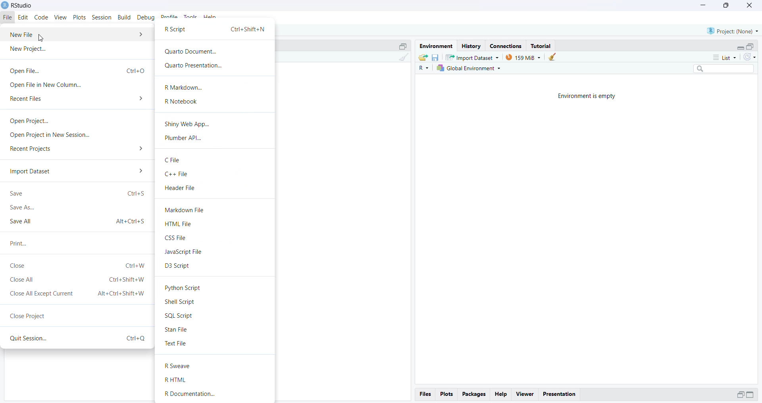  Describe the element at coordinates (77, 221) in the screenshot. I see `Save All Alt+Ctrl+S` at that location.